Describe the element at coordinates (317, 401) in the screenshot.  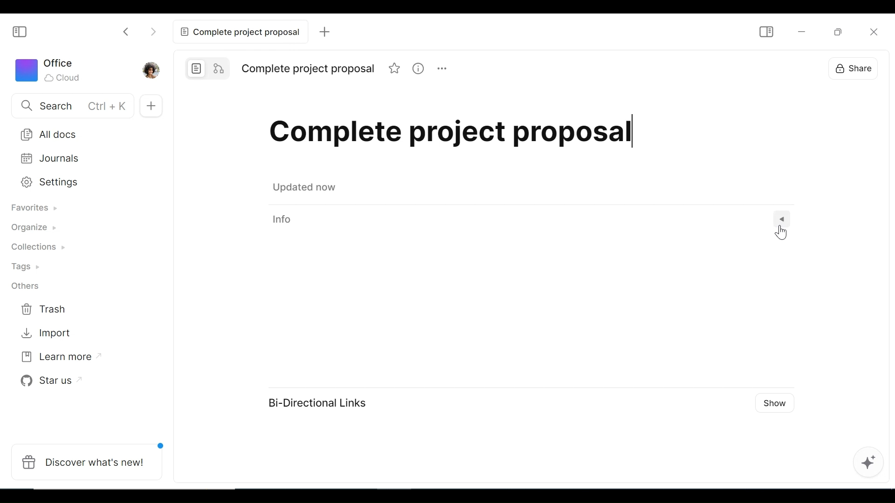
I see `Bi-Directional Links` at that location.